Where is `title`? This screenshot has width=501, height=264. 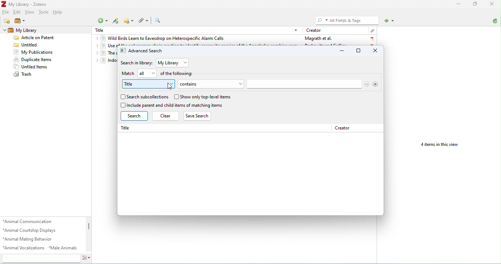
title is located at coordinates (143, 84).